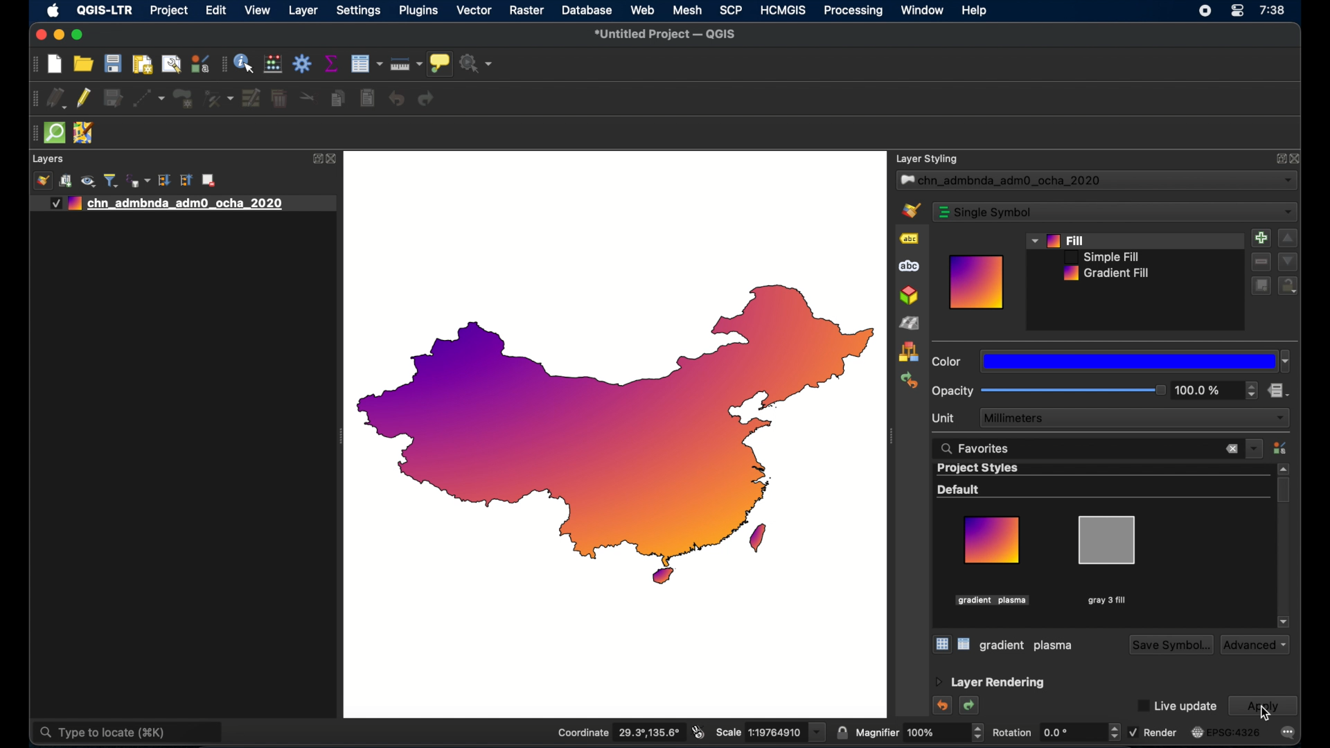 Image resolution: width=1330 pixels, height=748 pixels. Describe the element at coordinates (1288, 287) in the screenshot. I see `lock` at that location.